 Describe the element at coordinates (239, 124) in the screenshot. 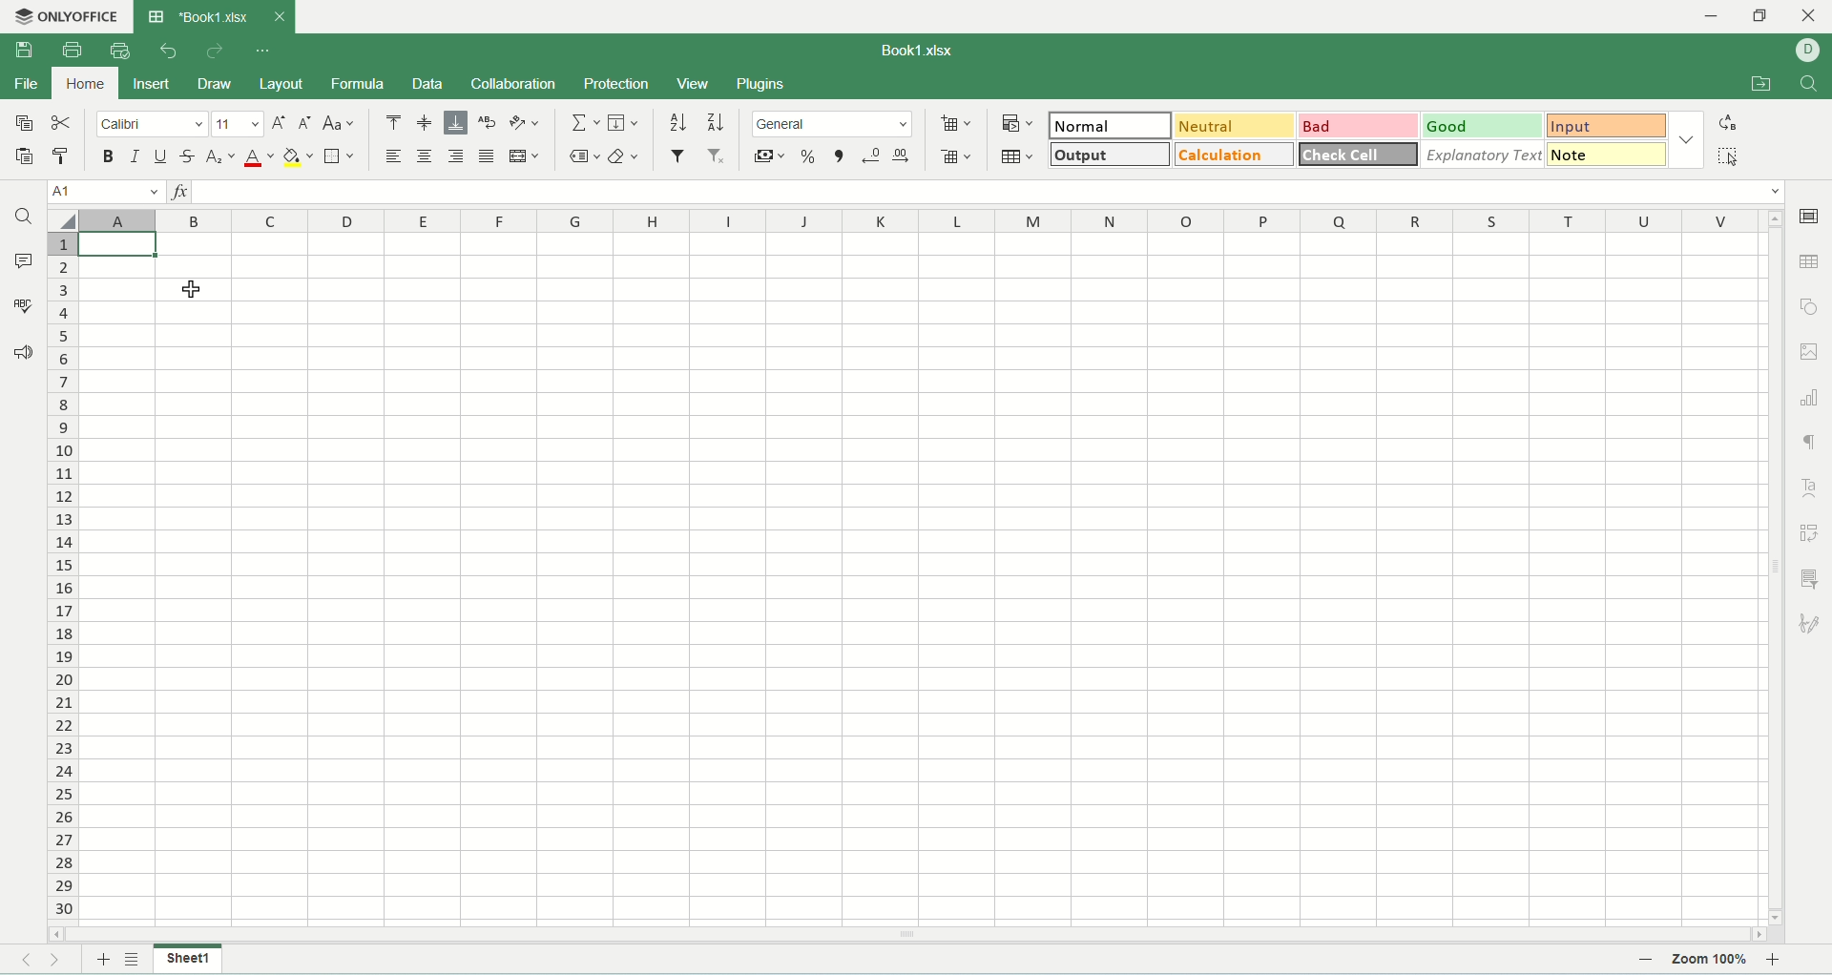

I see `font size` at that location.